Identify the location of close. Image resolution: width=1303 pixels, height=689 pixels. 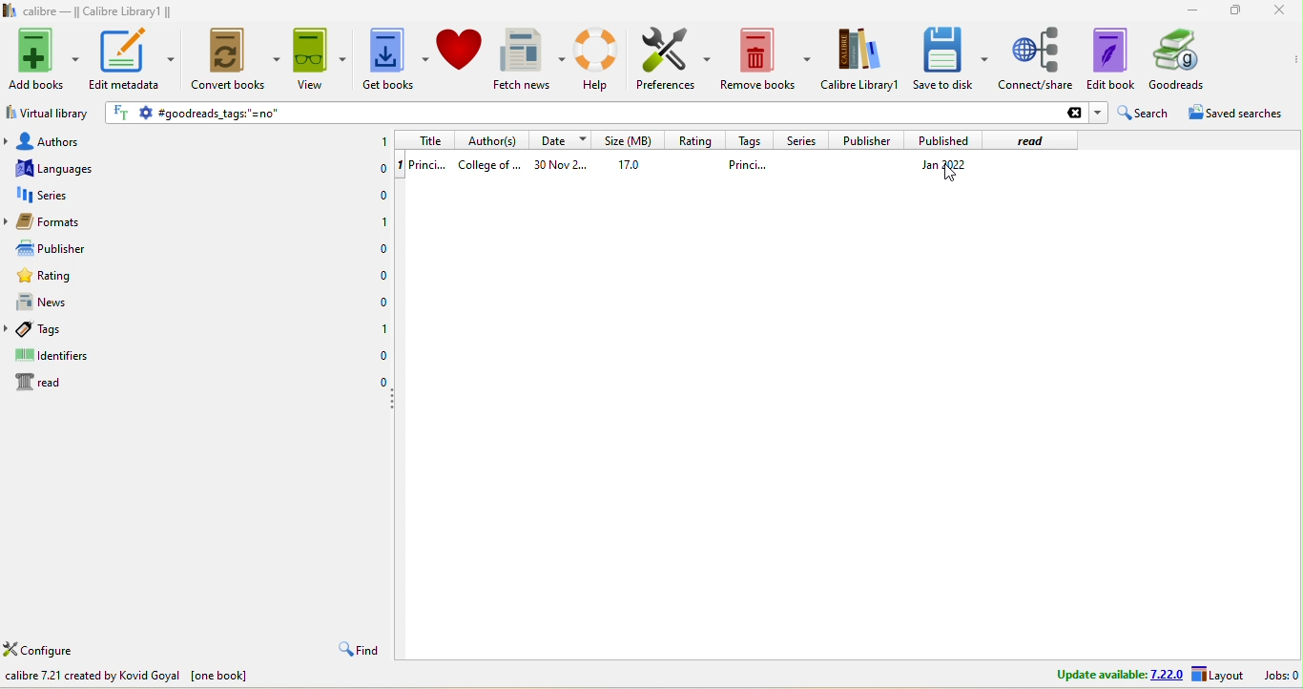
(1277, 10).